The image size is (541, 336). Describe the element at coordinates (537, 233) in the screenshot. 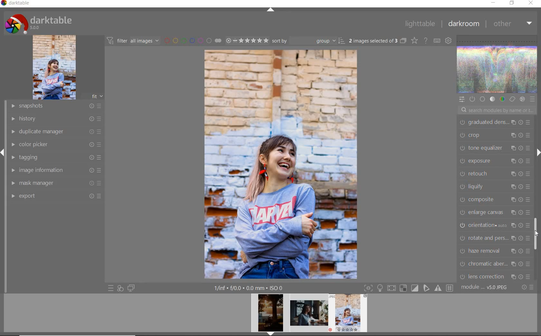

I see `scrollbar` at that location.